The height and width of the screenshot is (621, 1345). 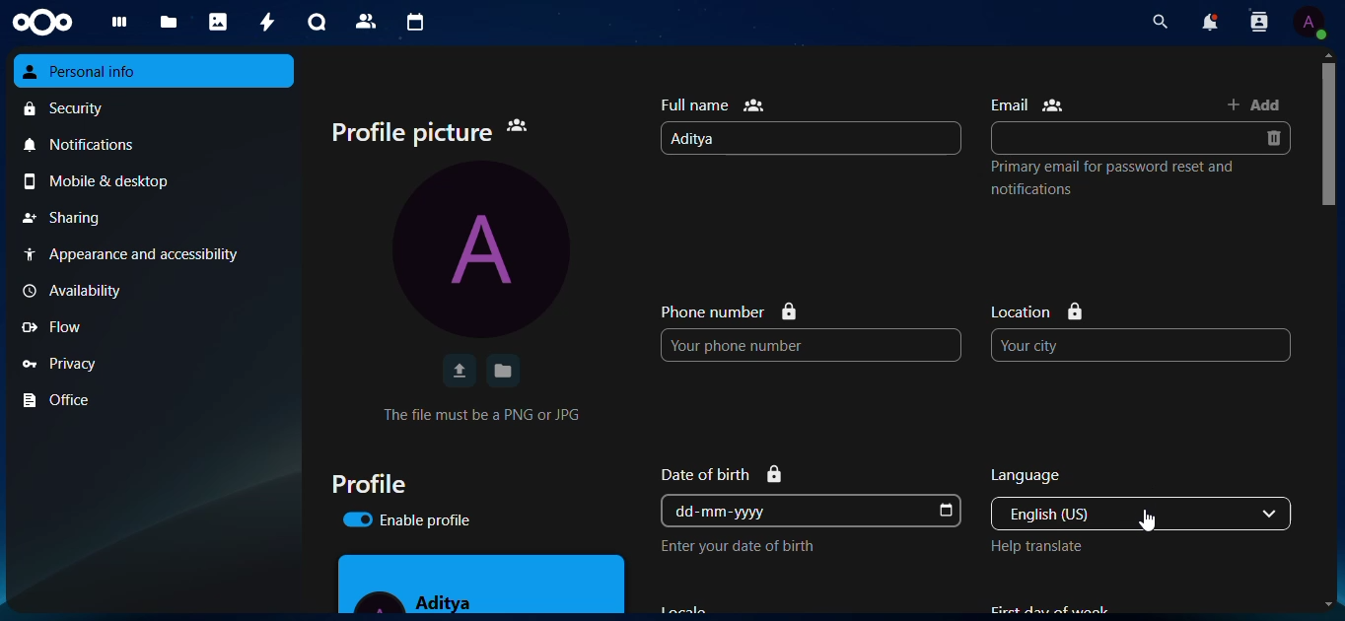 What do you see at coordinates (1153, 522) in the screenshot?
I see `cursor` at bounding box center [1153, 522].